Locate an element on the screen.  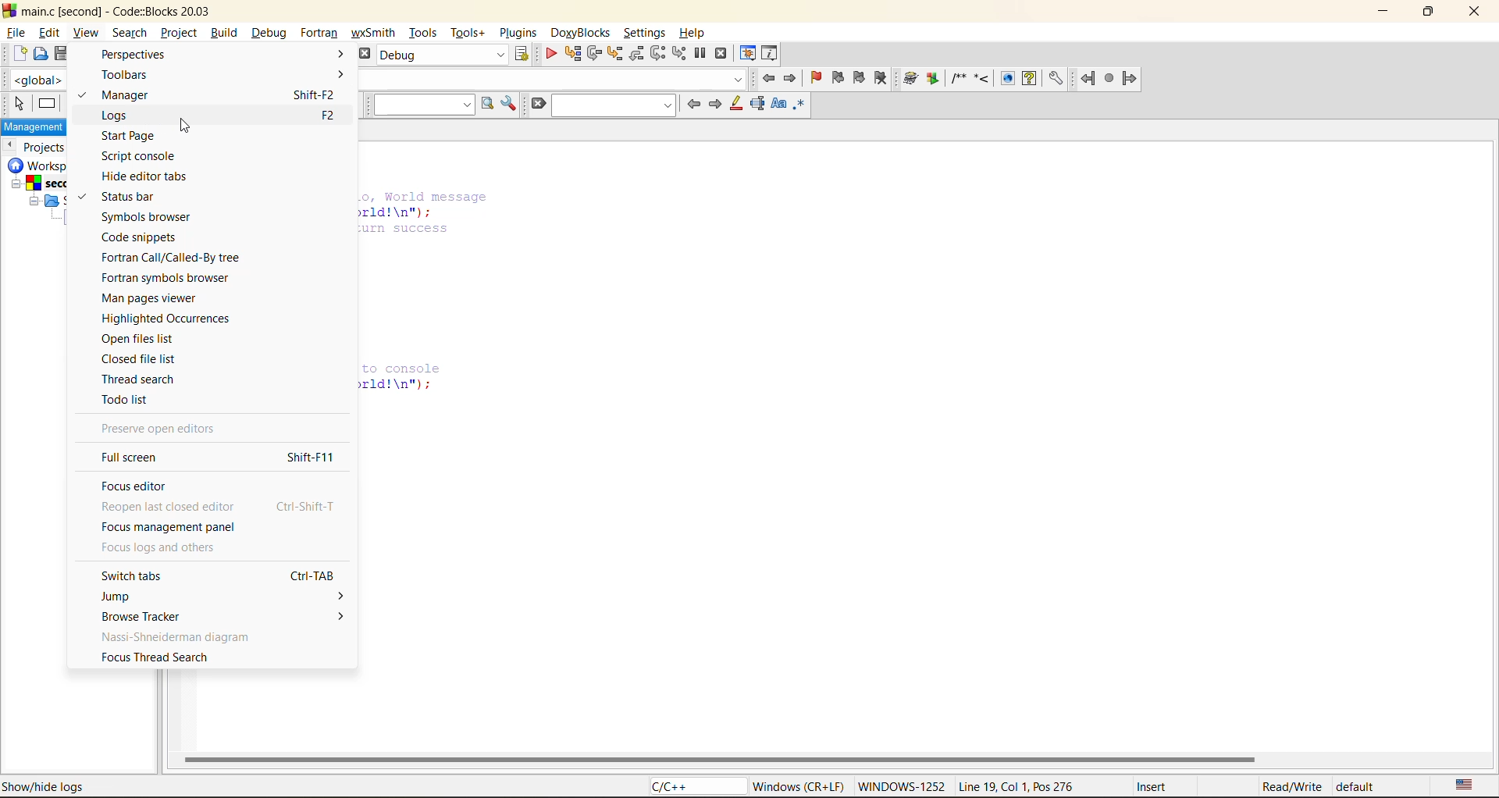
code snippets is located at coordinates (151, 239).